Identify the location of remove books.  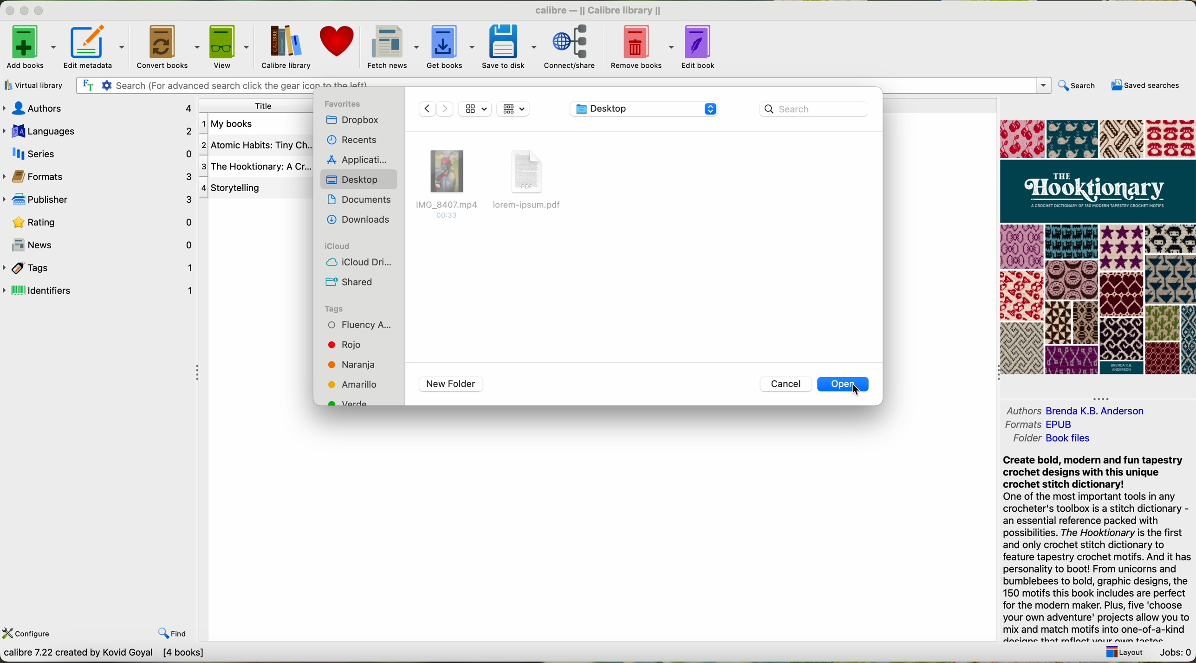
(643, 47).